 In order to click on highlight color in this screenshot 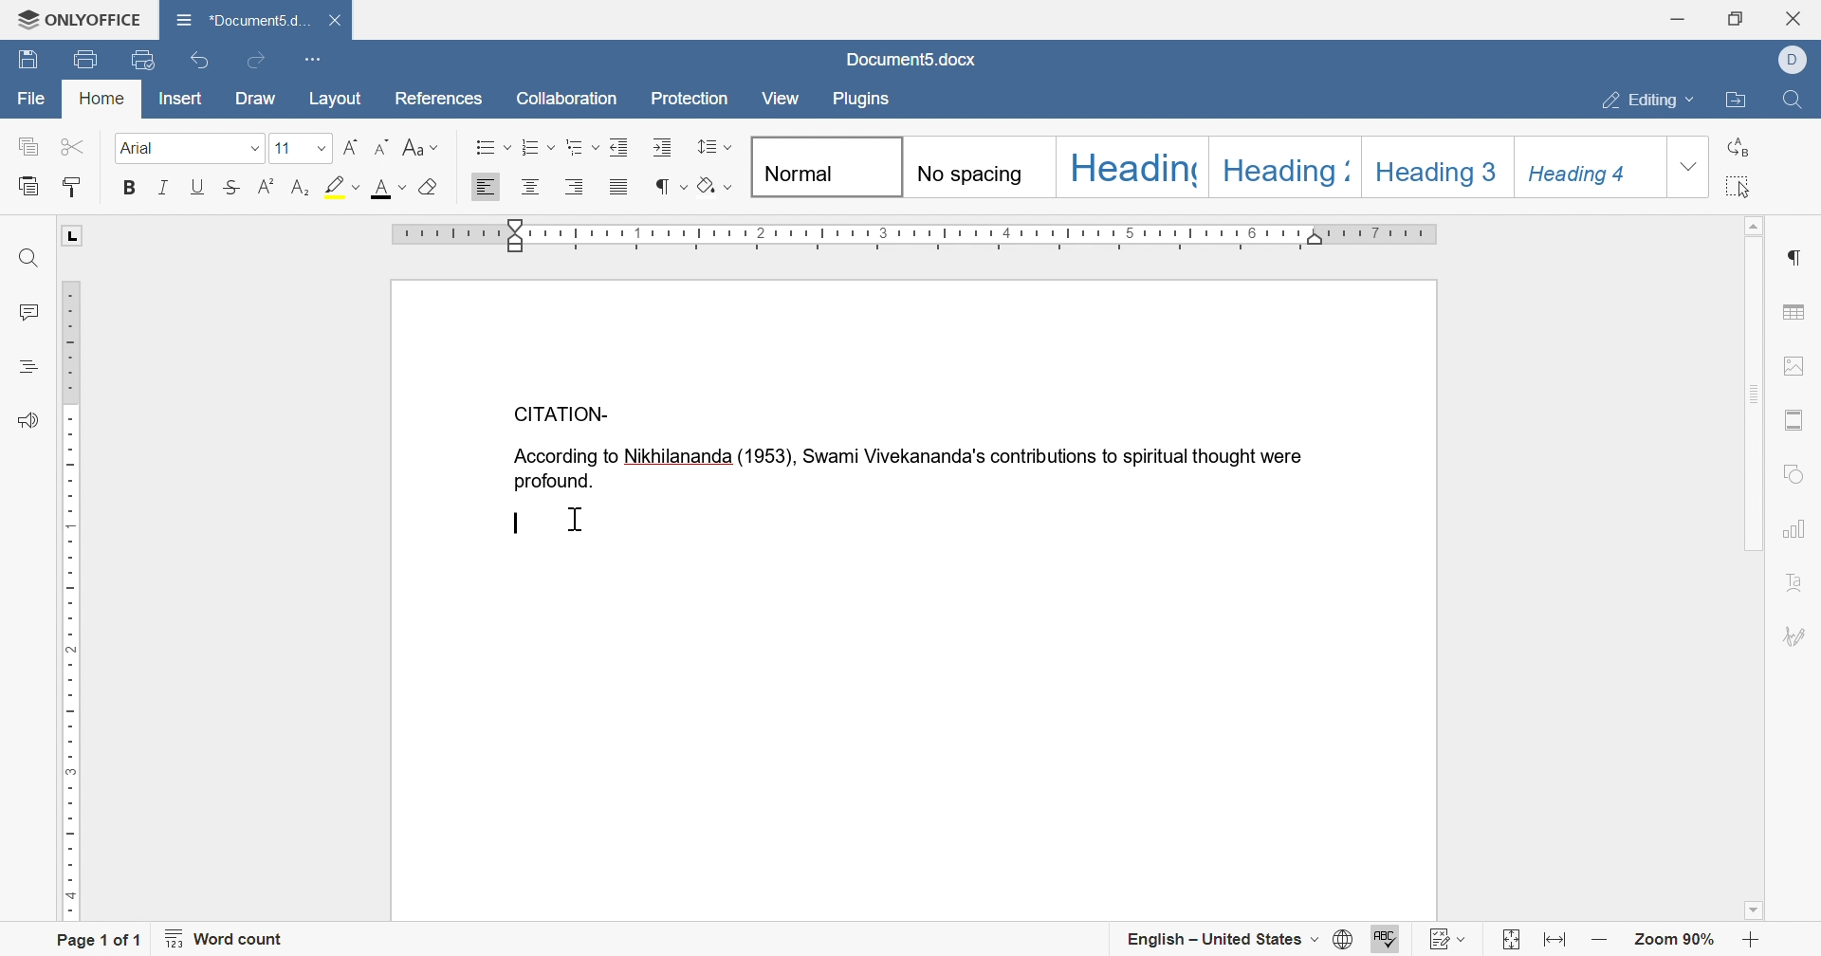, I will do `click(341, 187)`.